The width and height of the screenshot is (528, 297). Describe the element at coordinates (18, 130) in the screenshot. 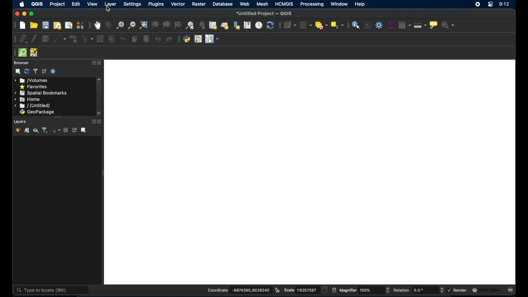

I see `show layer styling panel` at that location.